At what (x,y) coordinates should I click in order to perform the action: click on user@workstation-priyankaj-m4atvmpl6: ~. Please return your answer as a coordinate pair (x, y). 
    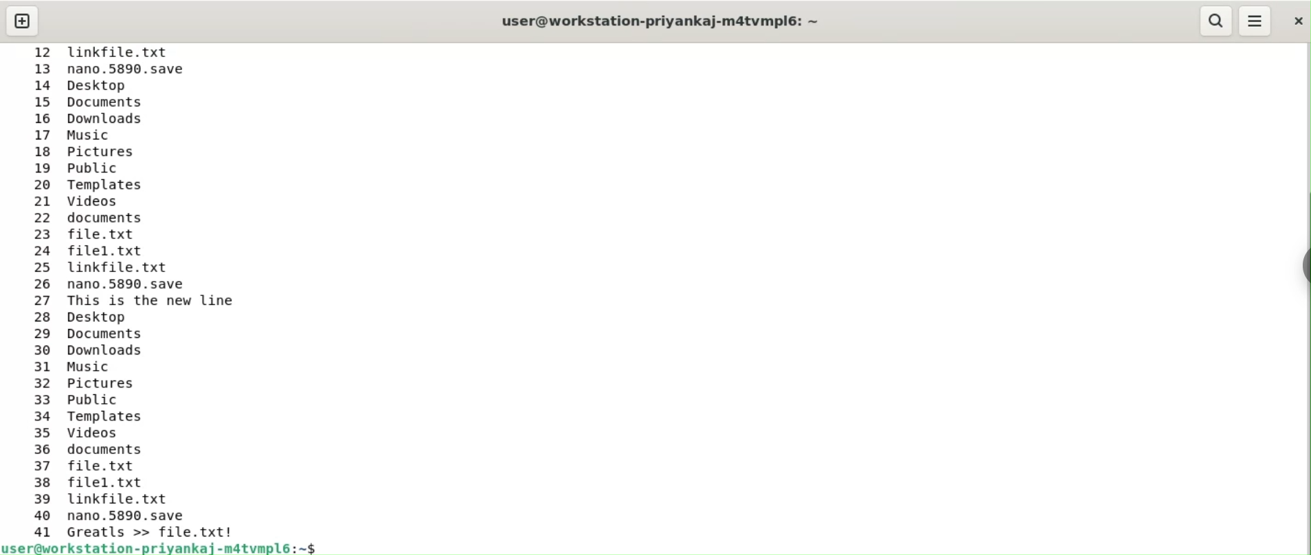
    Looking at the image, I should click on (662, 19).